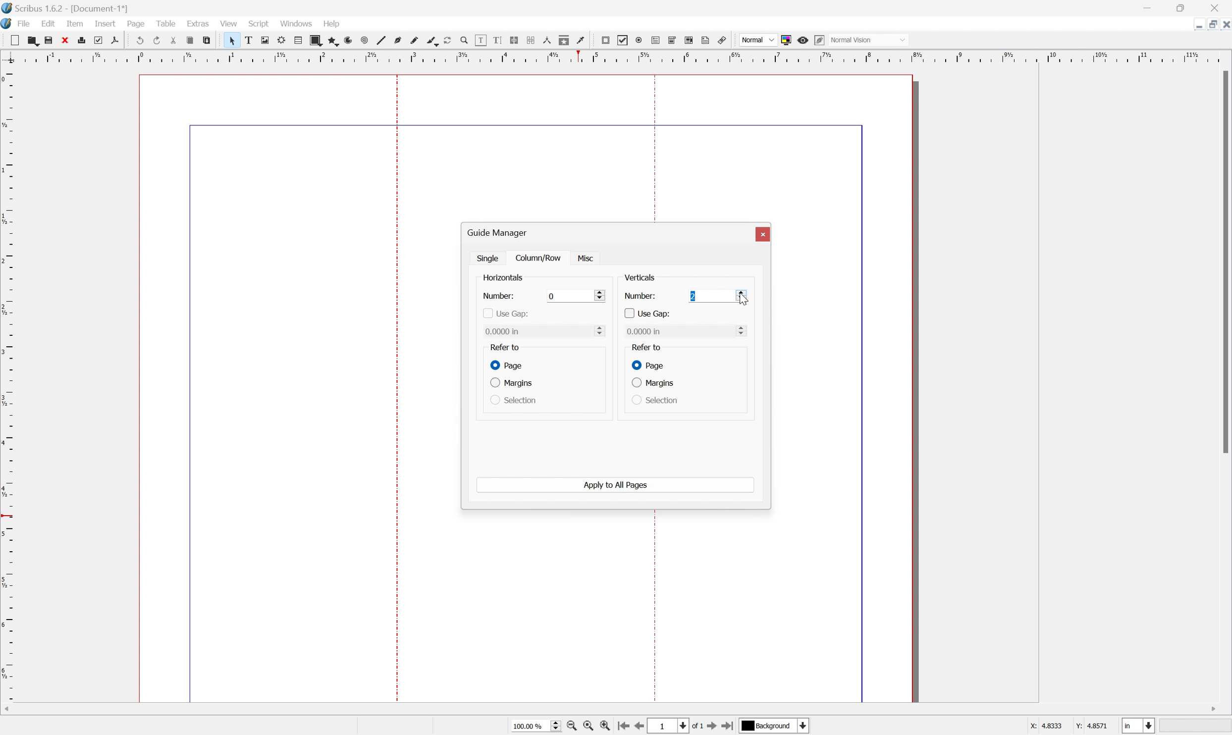  I want to click on margins, so click(513, 384).